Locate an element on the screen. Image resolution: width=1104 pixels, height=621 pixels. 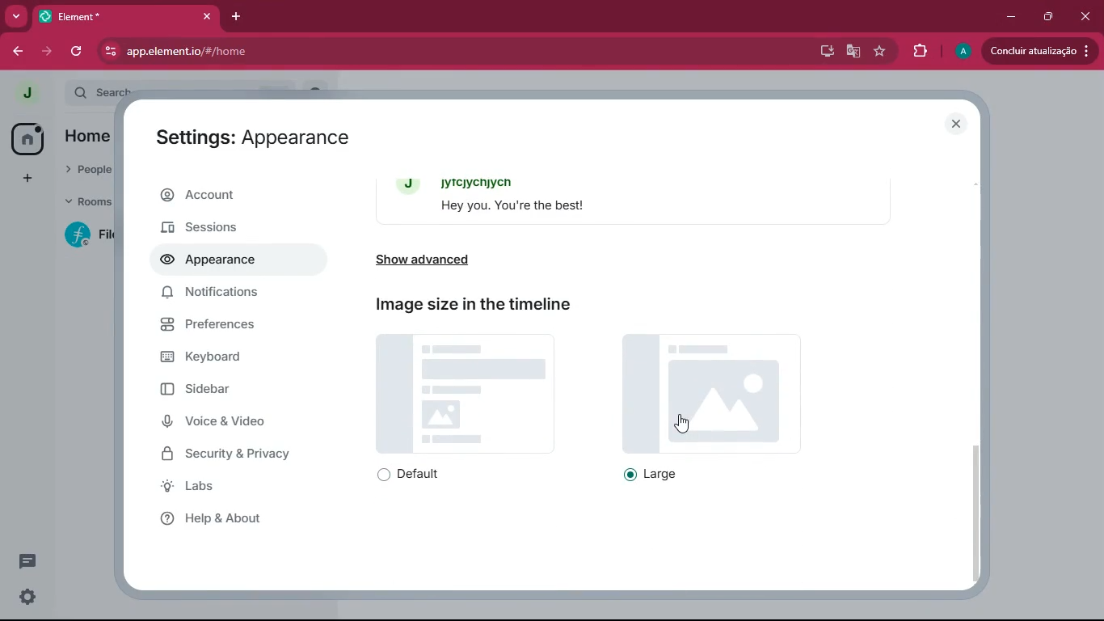
close is located at coordinates (959, 125).